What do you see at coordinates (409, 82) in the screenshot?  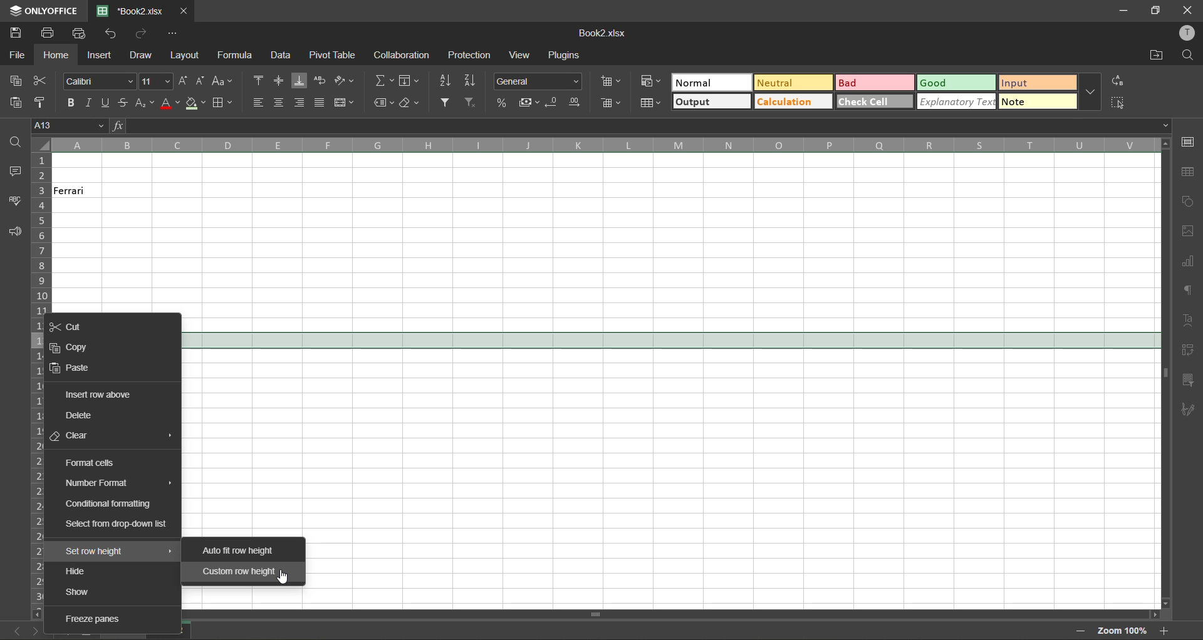 I see `fields` at bounding box center [409, 82].